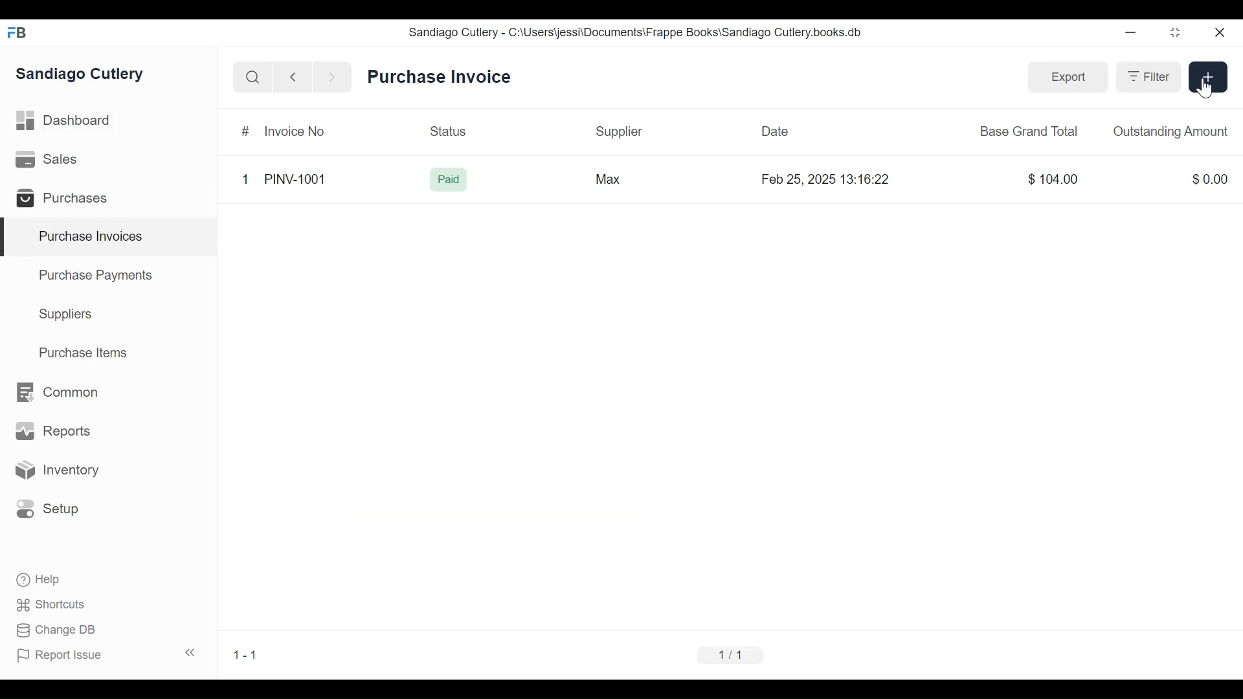  Describe the element at coordinates (246, 178) in the screenshot. I see `1` at that location.